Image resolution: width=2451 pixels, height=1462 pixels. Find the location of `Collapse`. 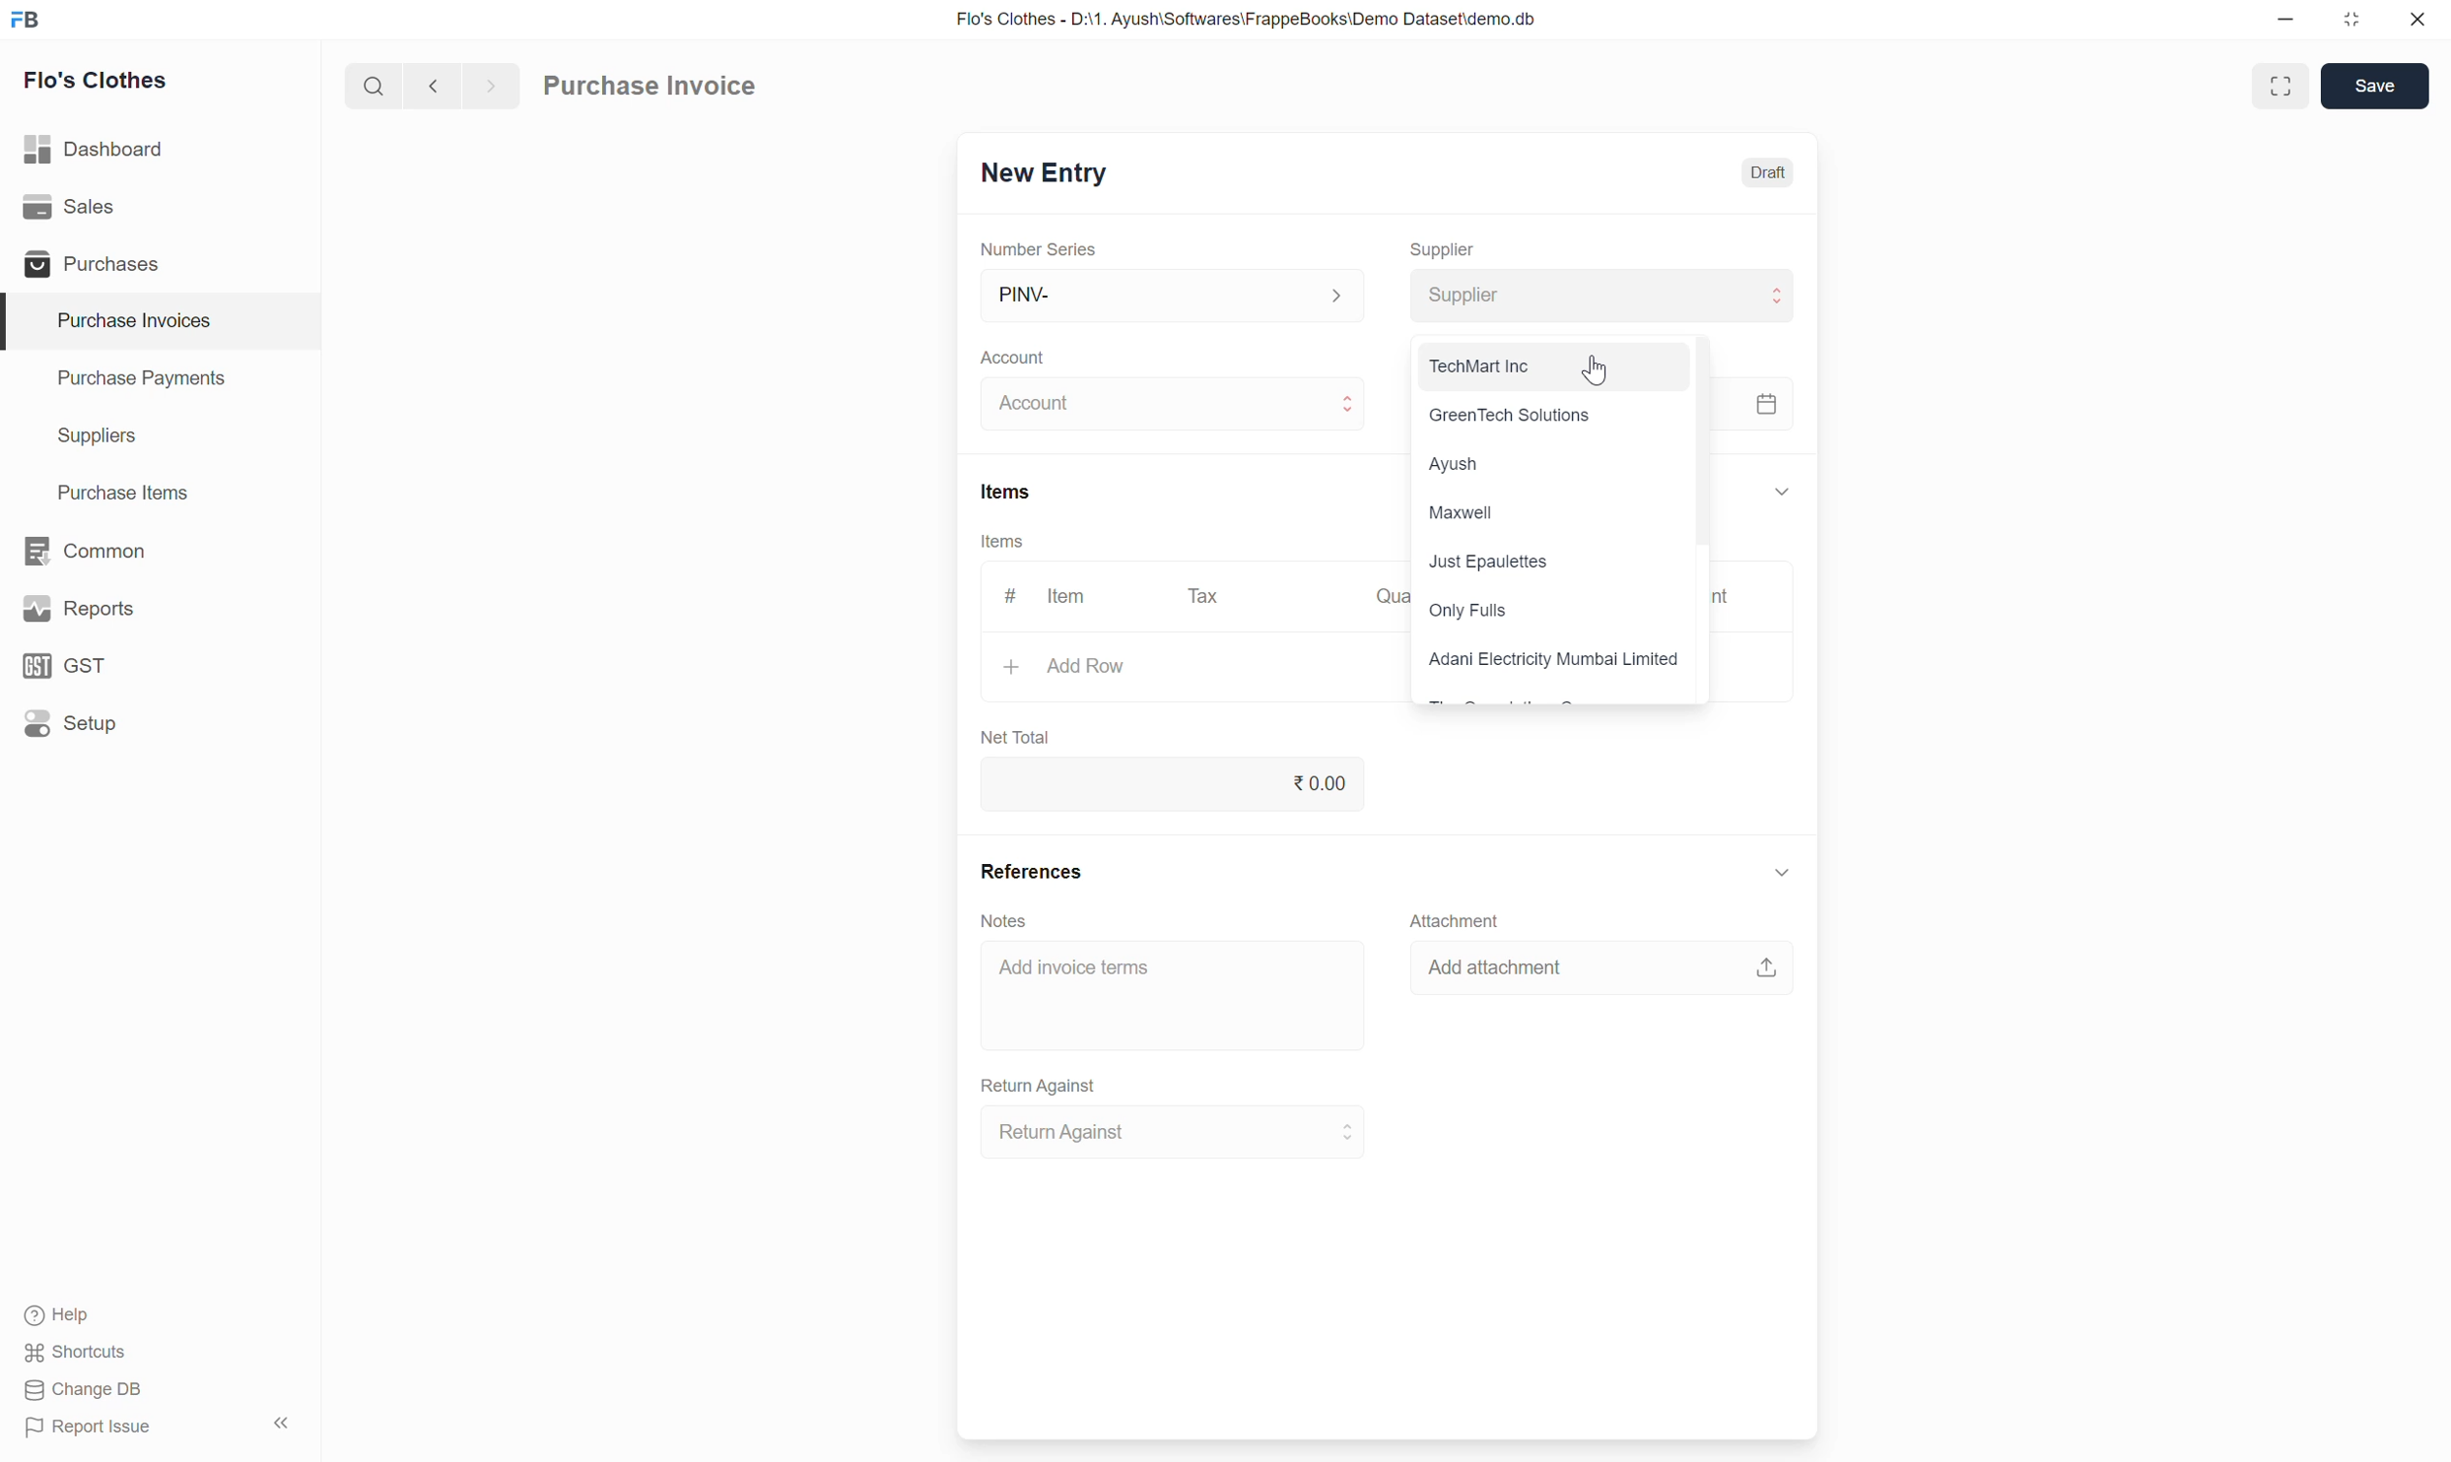

Collapse is located at coordinates (1782, 872).